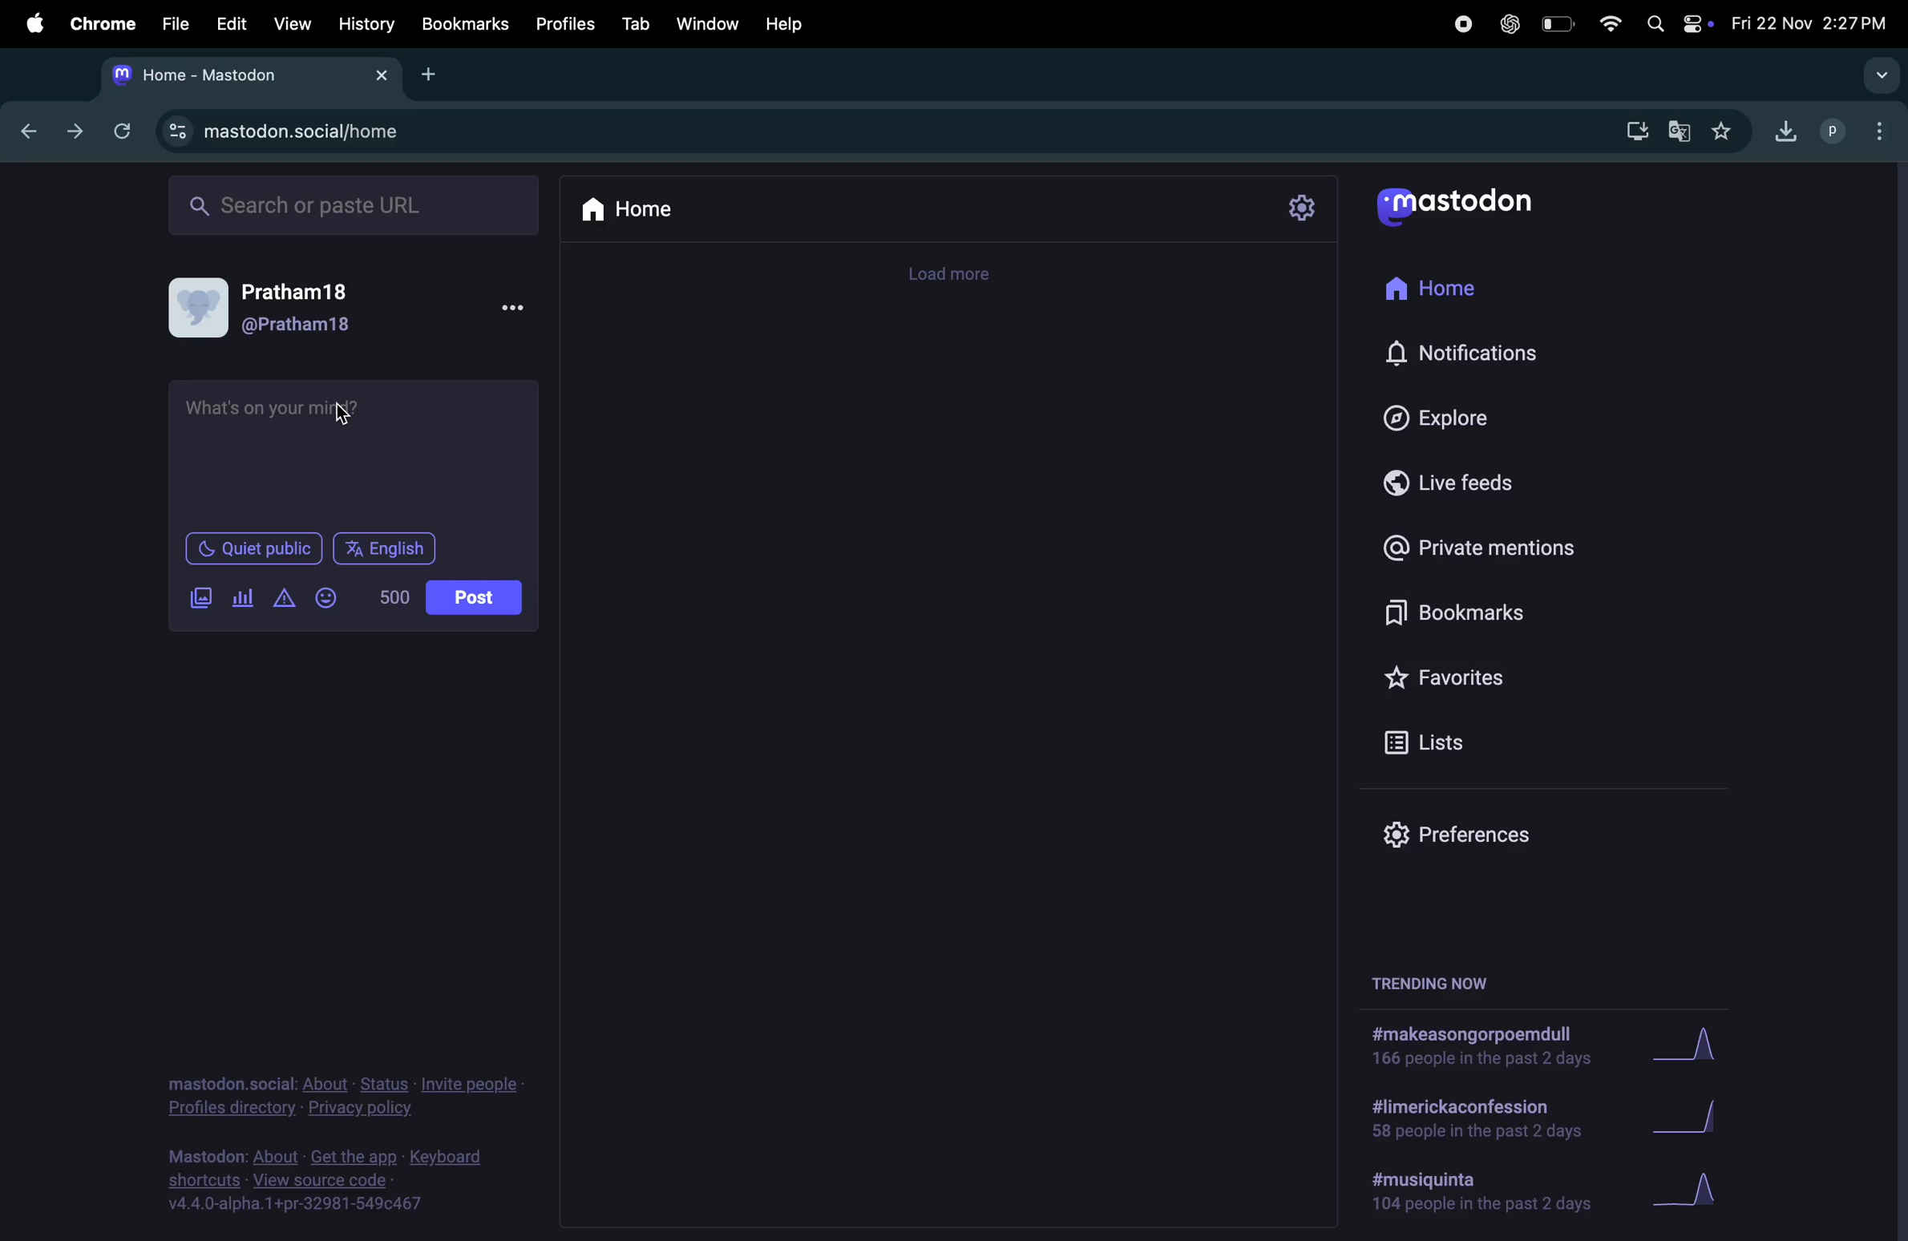 The width and height of the screenshot is (1908, 1241). Describe the element at coordinates (1636, 127) in the screenshot. I see `downloads` at that location.